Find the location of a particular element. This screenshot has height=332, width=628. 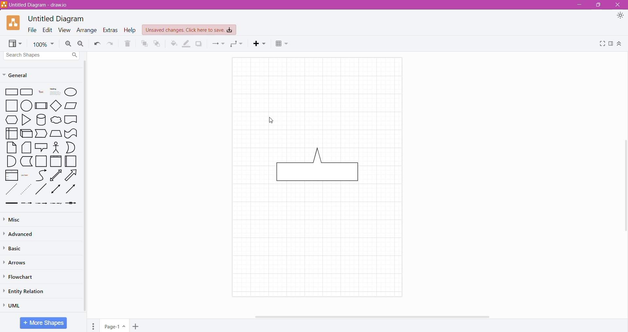

Edit is located at coordinates (47, 30).